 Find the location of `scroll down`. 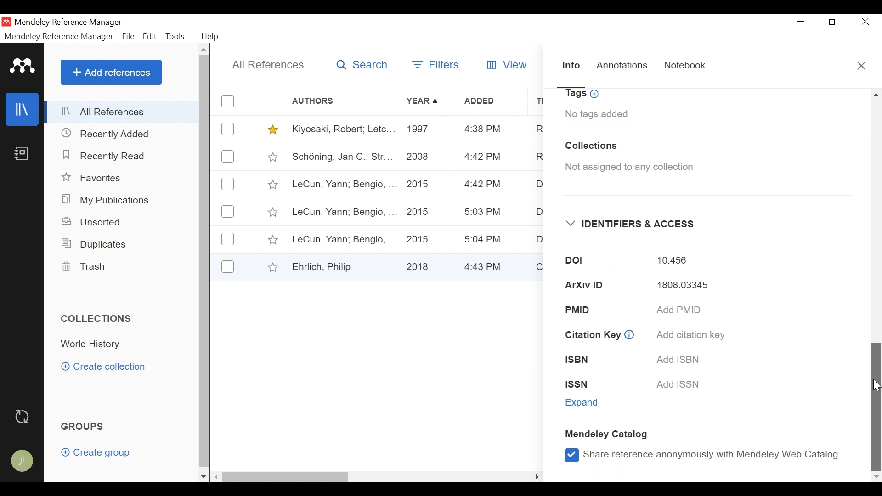

scroll down is located at coordinates (204, 477).